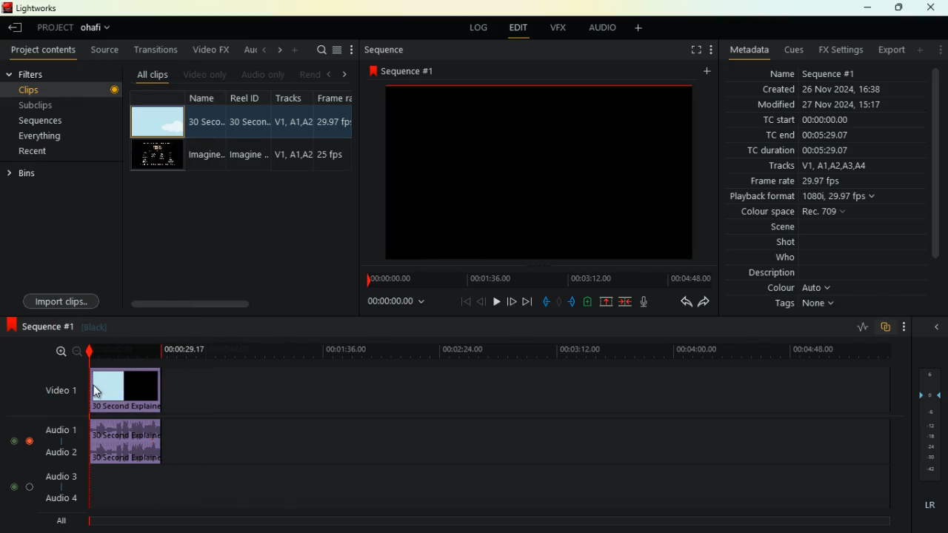 Image resolution: width=948 pixels, height=533 pixels. I want to click on name, so click(209, 132).